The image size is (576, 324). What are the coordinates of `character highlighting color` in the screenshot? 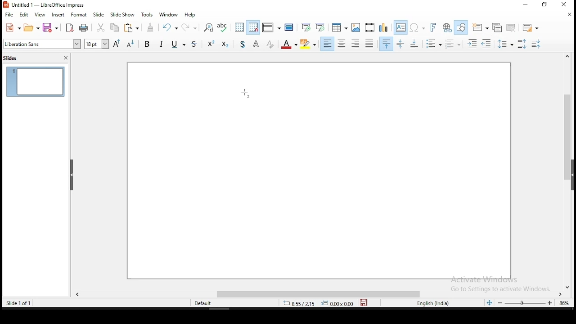 It's located at (307, 44).